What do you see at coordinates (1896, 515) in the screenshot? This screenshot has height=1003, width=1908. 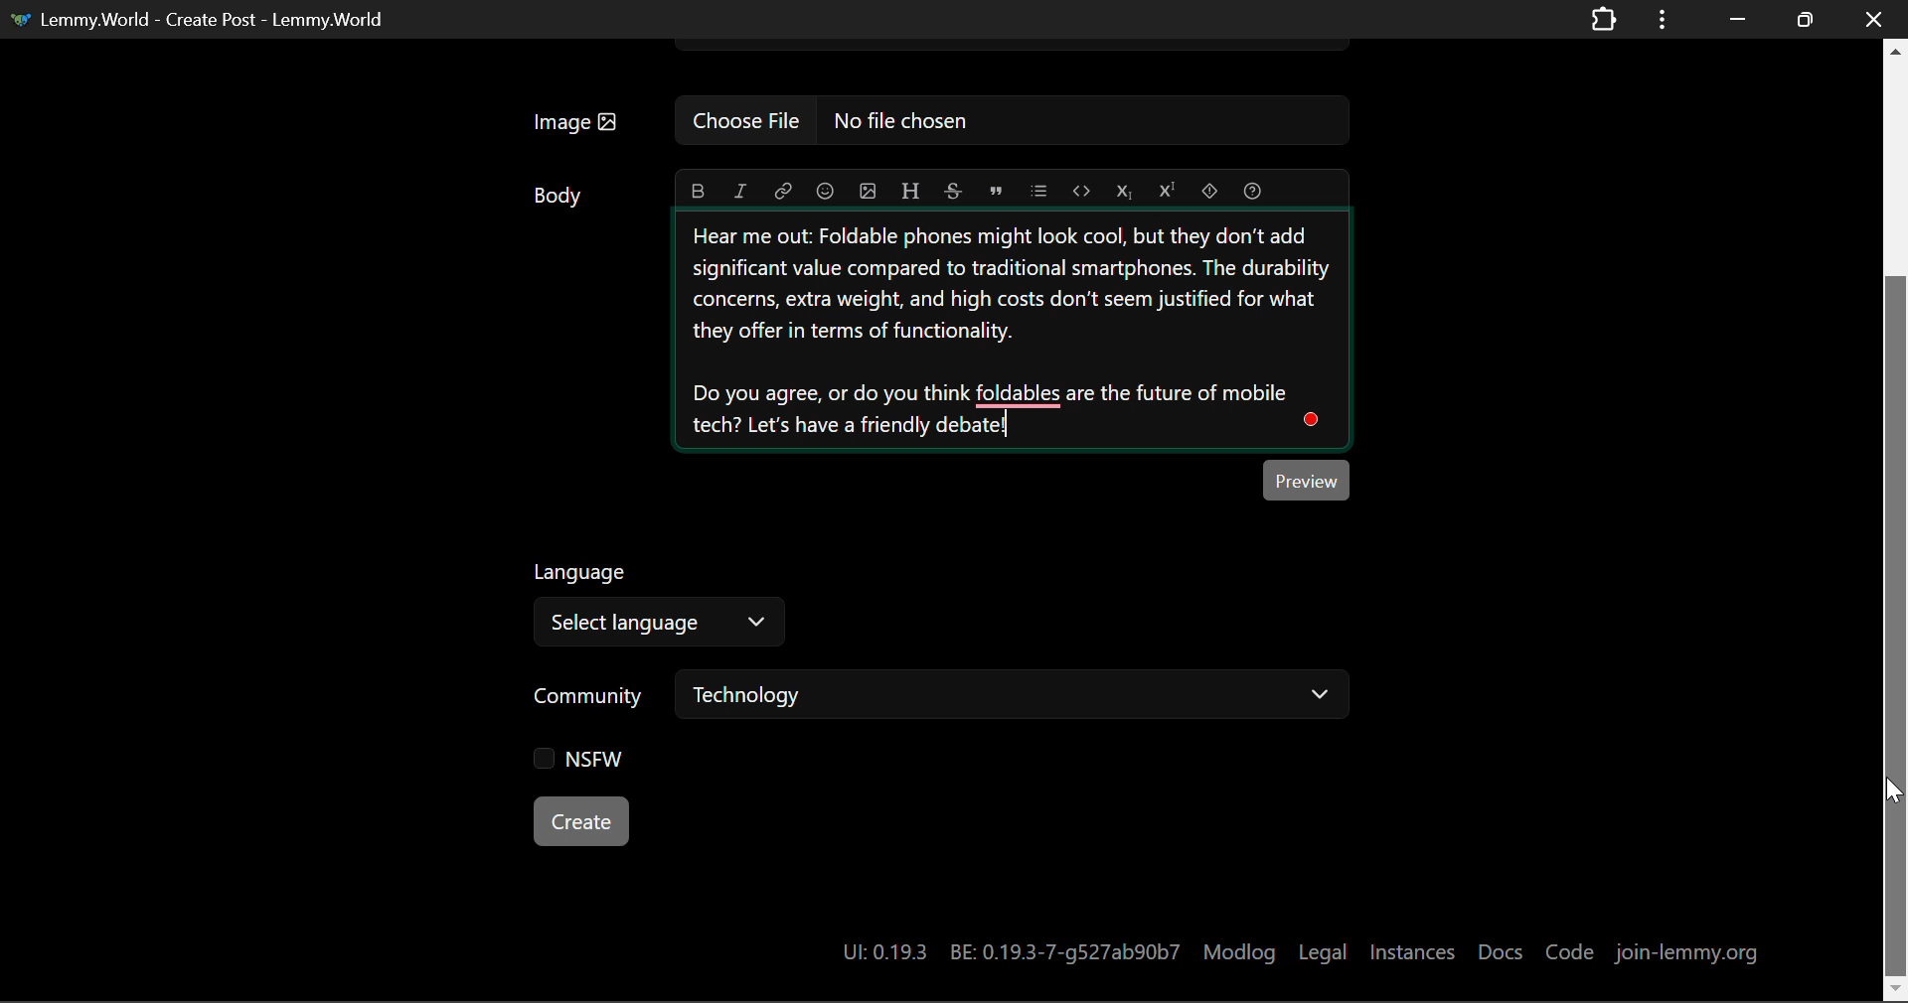 I see `Scroll Bar` at bounding box center [1896, 515].